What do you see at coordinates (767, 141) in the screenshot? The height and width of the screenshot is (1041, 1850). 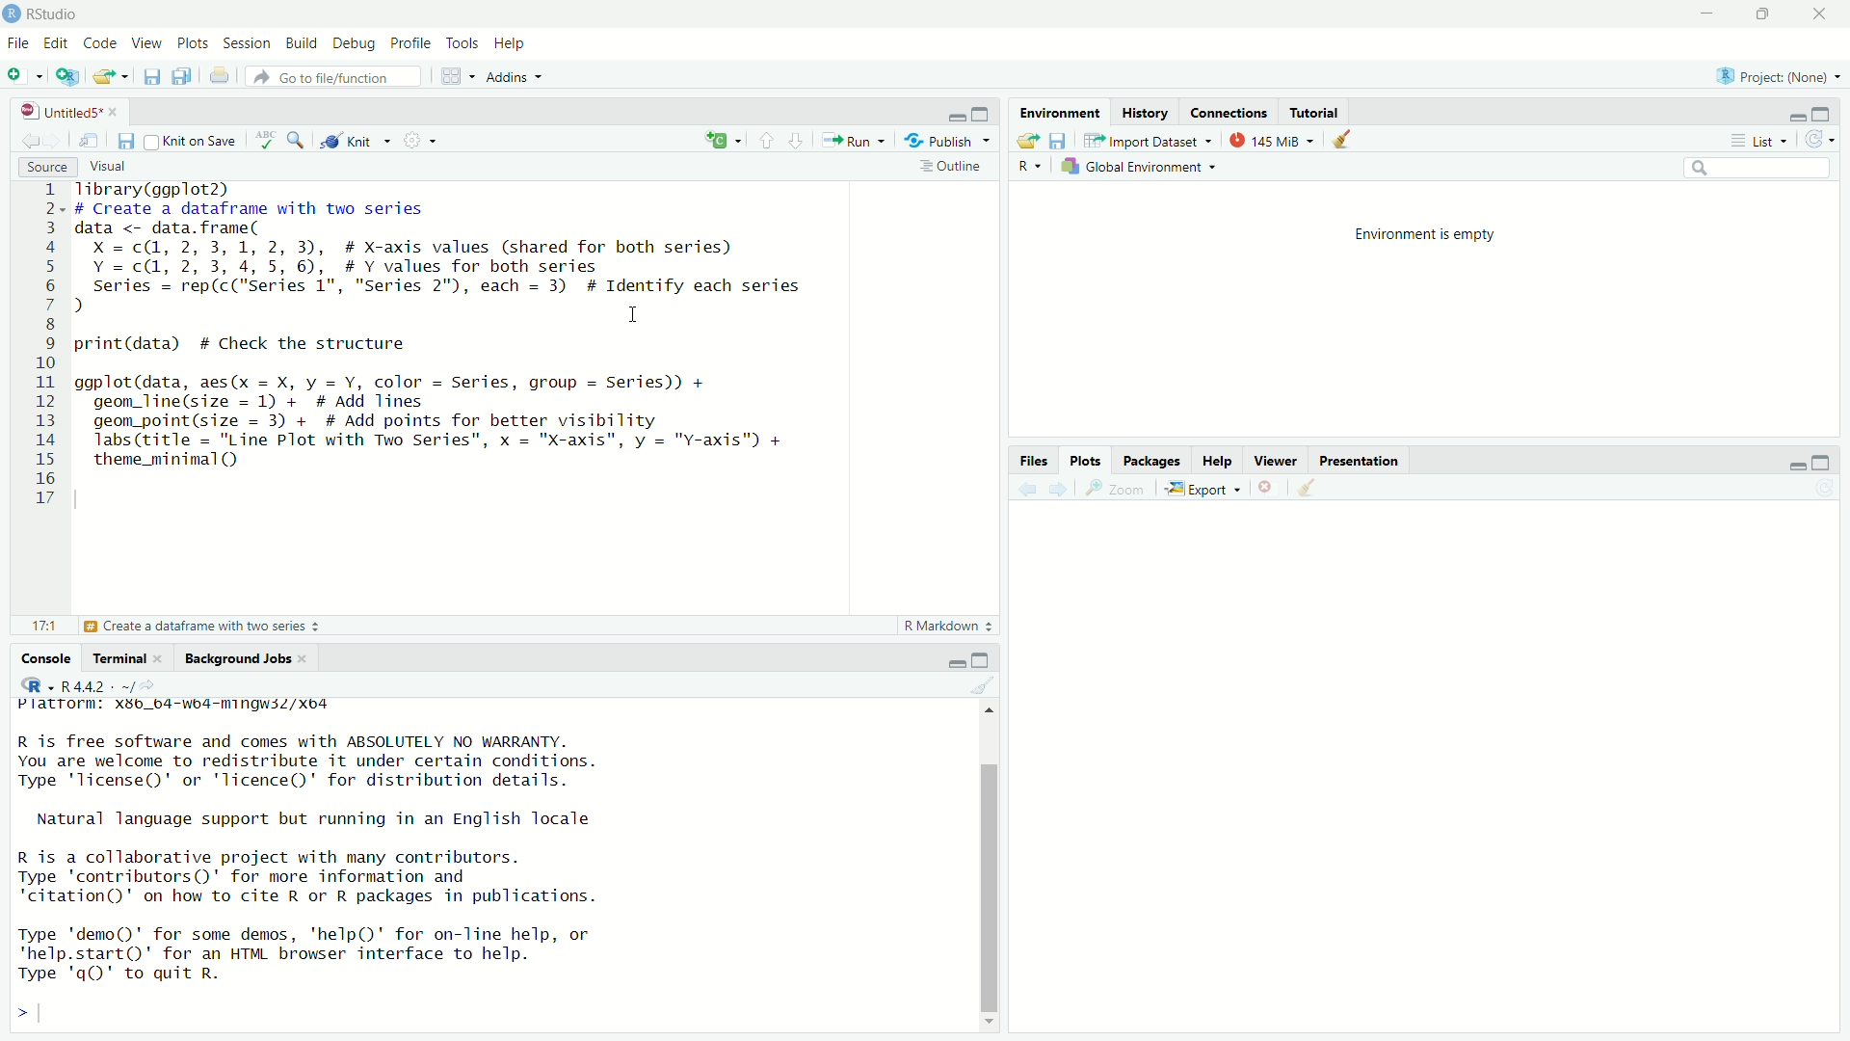 I see `Go to previous section/chunk` at bounding box center [767, 141].